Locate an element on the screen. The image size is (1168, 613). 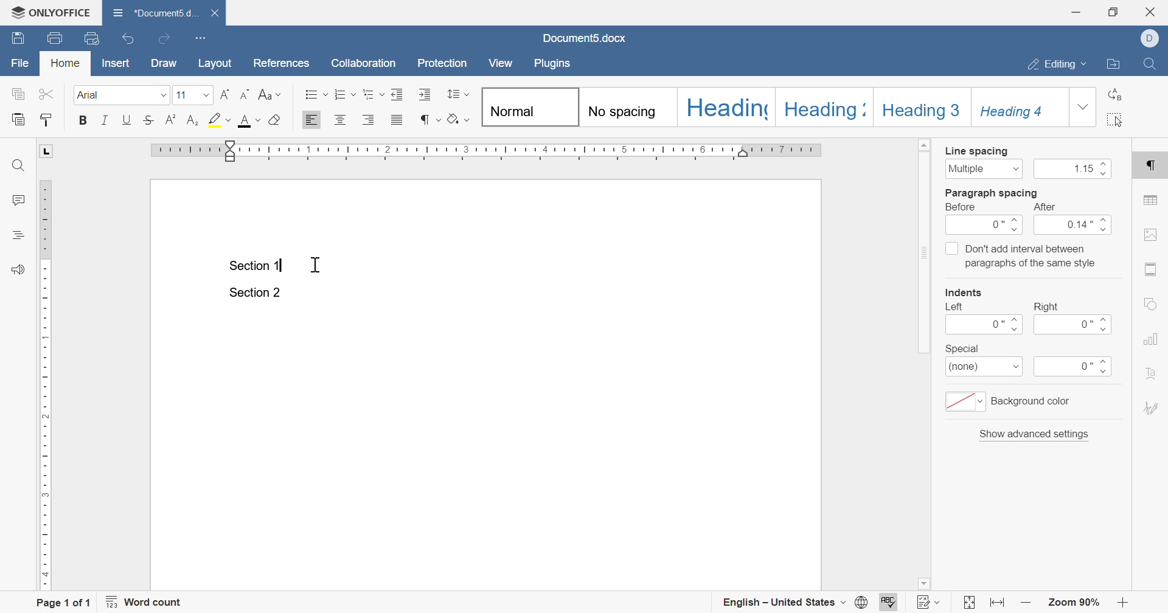
increase indent is located at coordinates (223, 94).